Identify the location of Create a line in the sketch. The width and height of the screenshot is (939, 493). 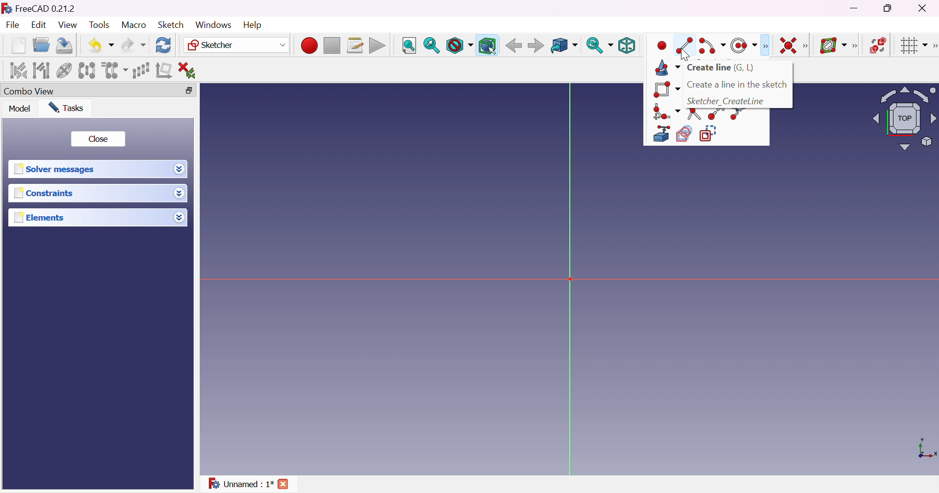
(737, 85).